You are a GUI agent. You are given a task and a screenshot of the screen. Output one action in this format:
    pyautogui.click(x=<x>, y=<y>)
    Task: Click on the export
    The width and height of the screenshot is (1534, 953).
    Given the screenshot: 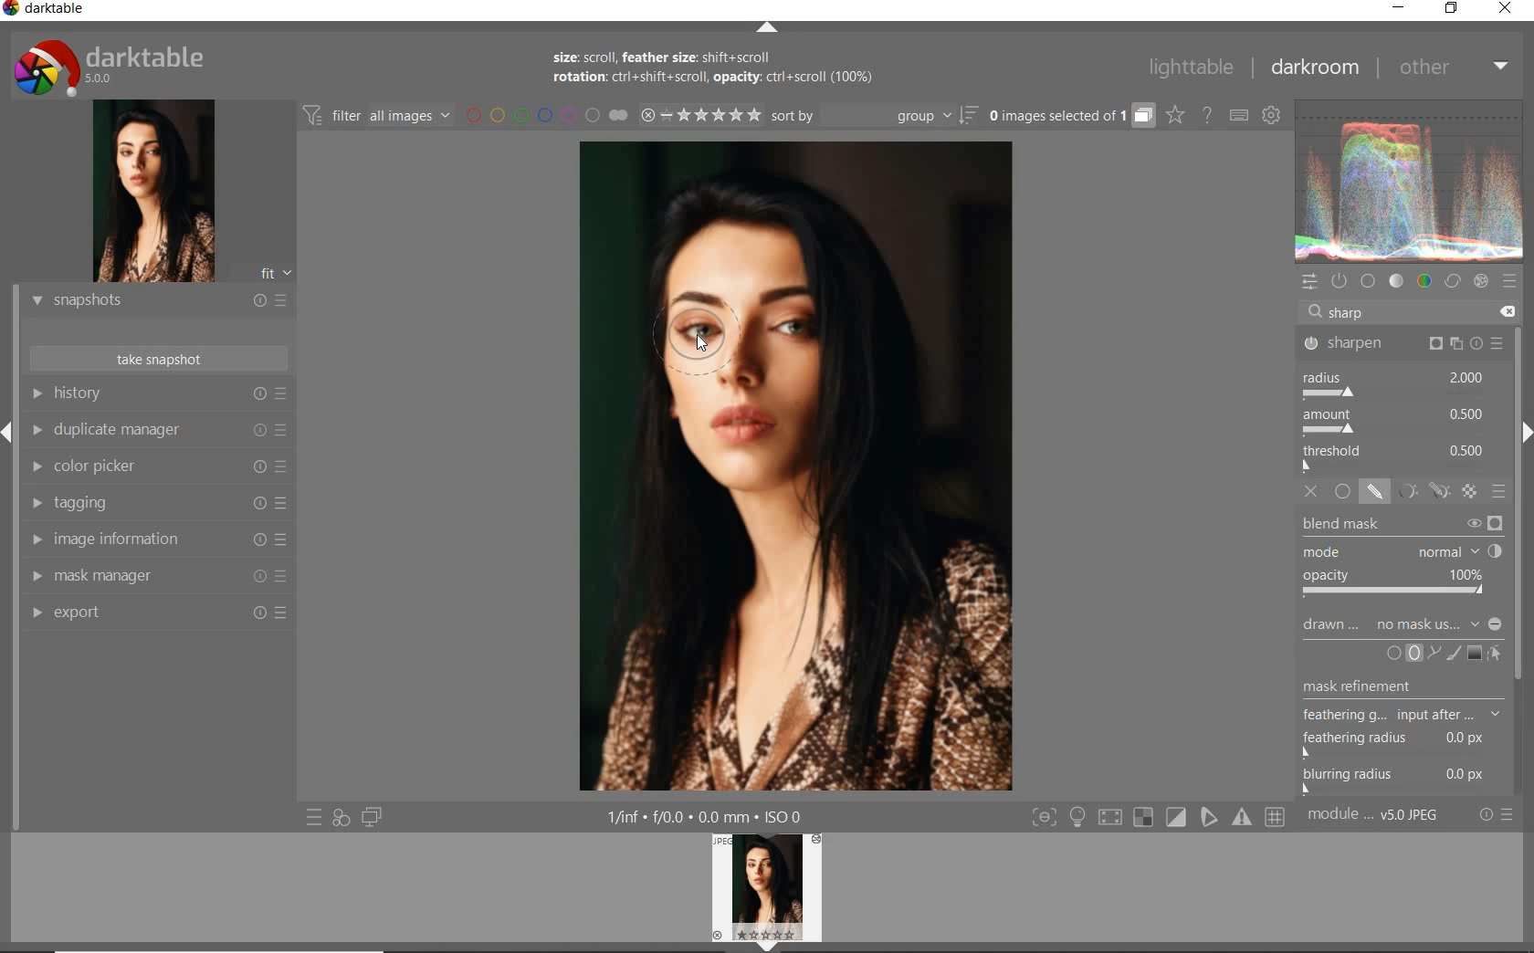 What is the action you would take?
    pyautogui.click(x=157, y=614)
    